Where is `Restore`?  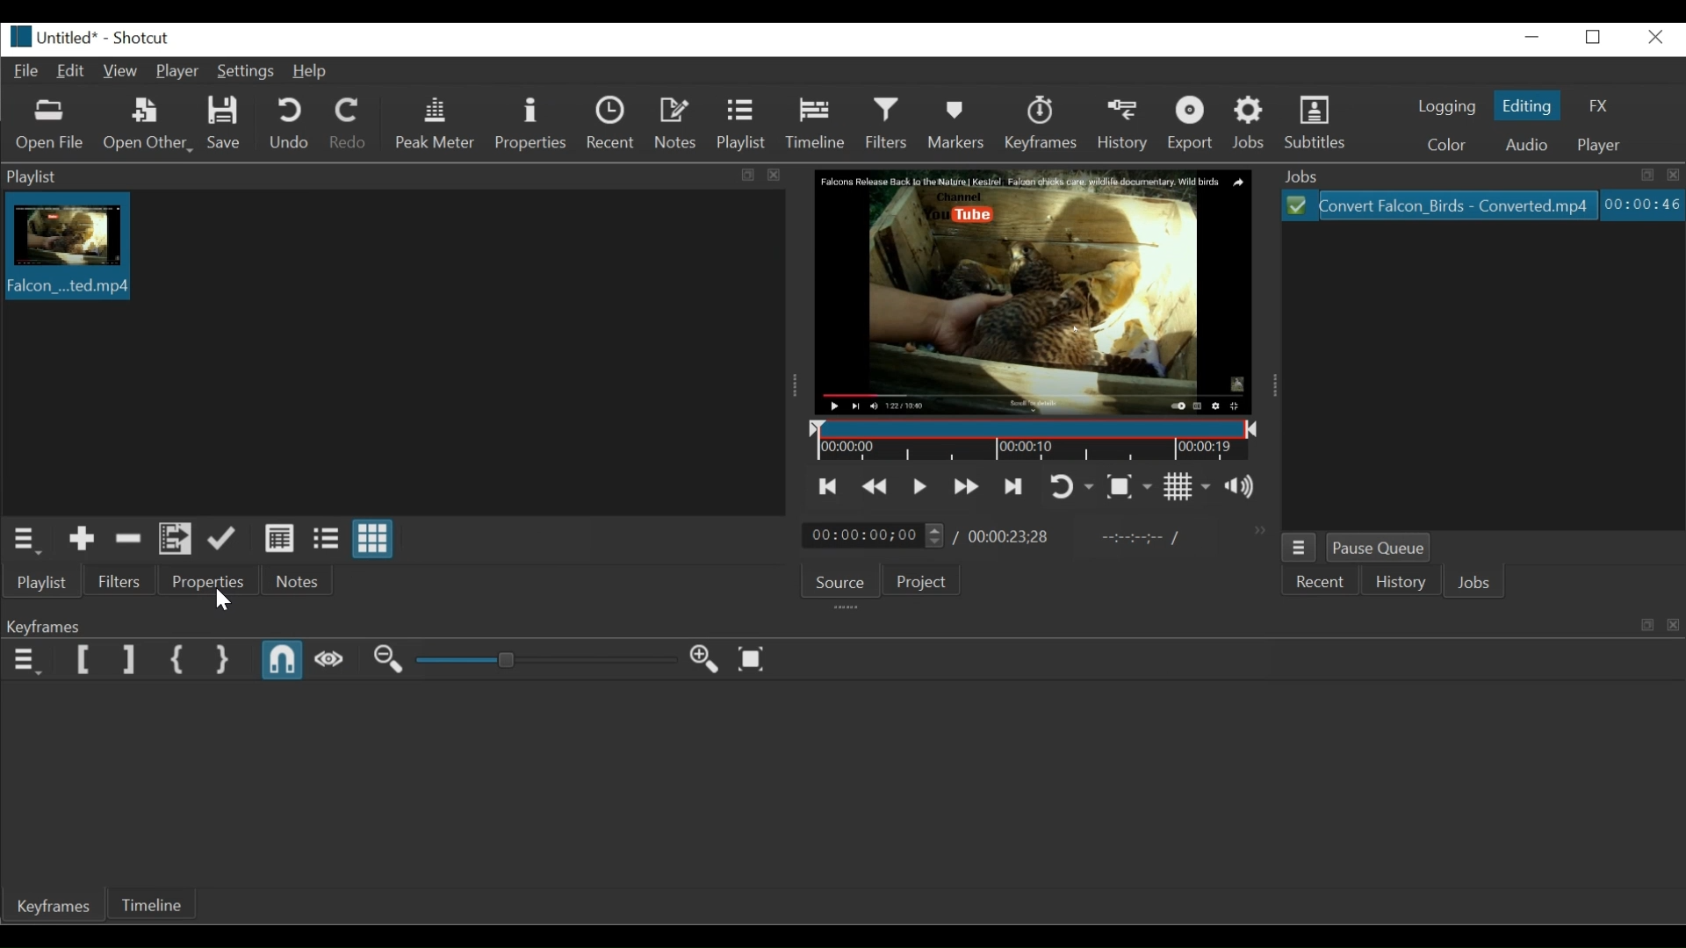
Restore is located at coordinates (1593, 38).